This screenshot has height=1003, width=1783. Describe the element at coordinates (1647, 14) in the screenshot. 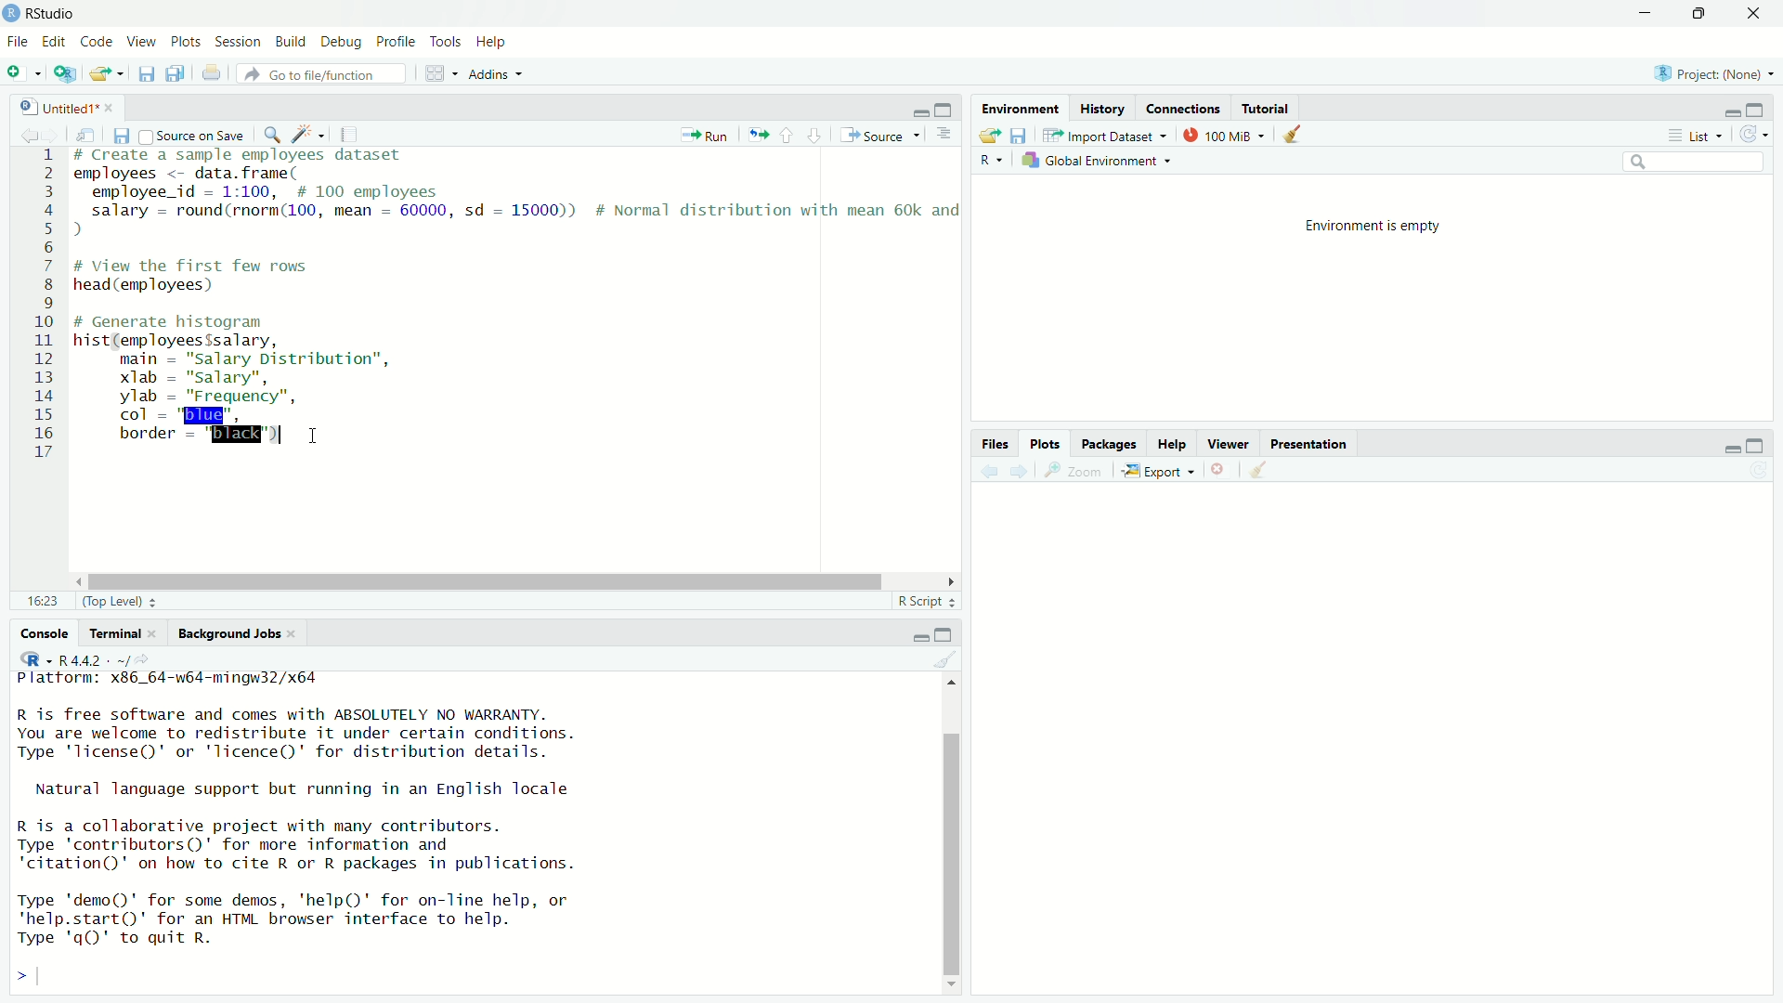

I see `Minimise ` at that location.